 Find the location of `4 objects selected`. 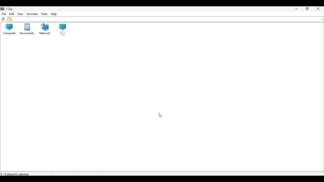

4 objects selected is located at coordinates (16, 174).